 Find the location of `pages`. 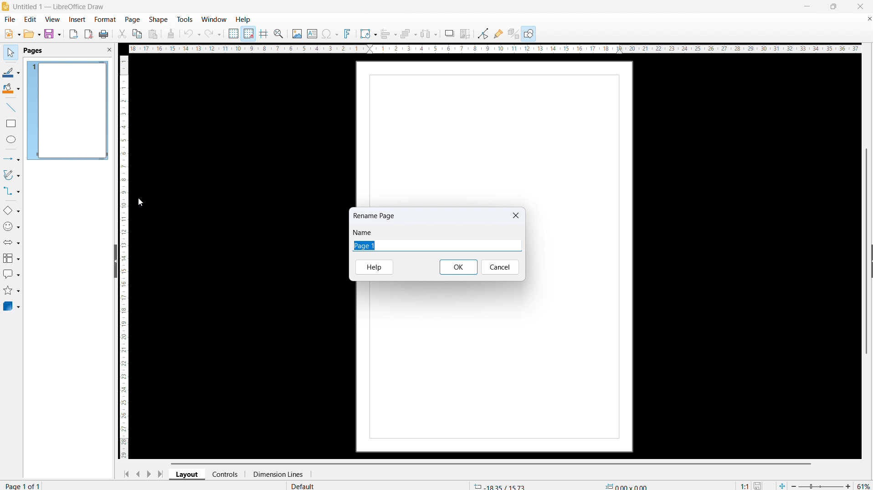

pages is located at coordinates (33, 51).